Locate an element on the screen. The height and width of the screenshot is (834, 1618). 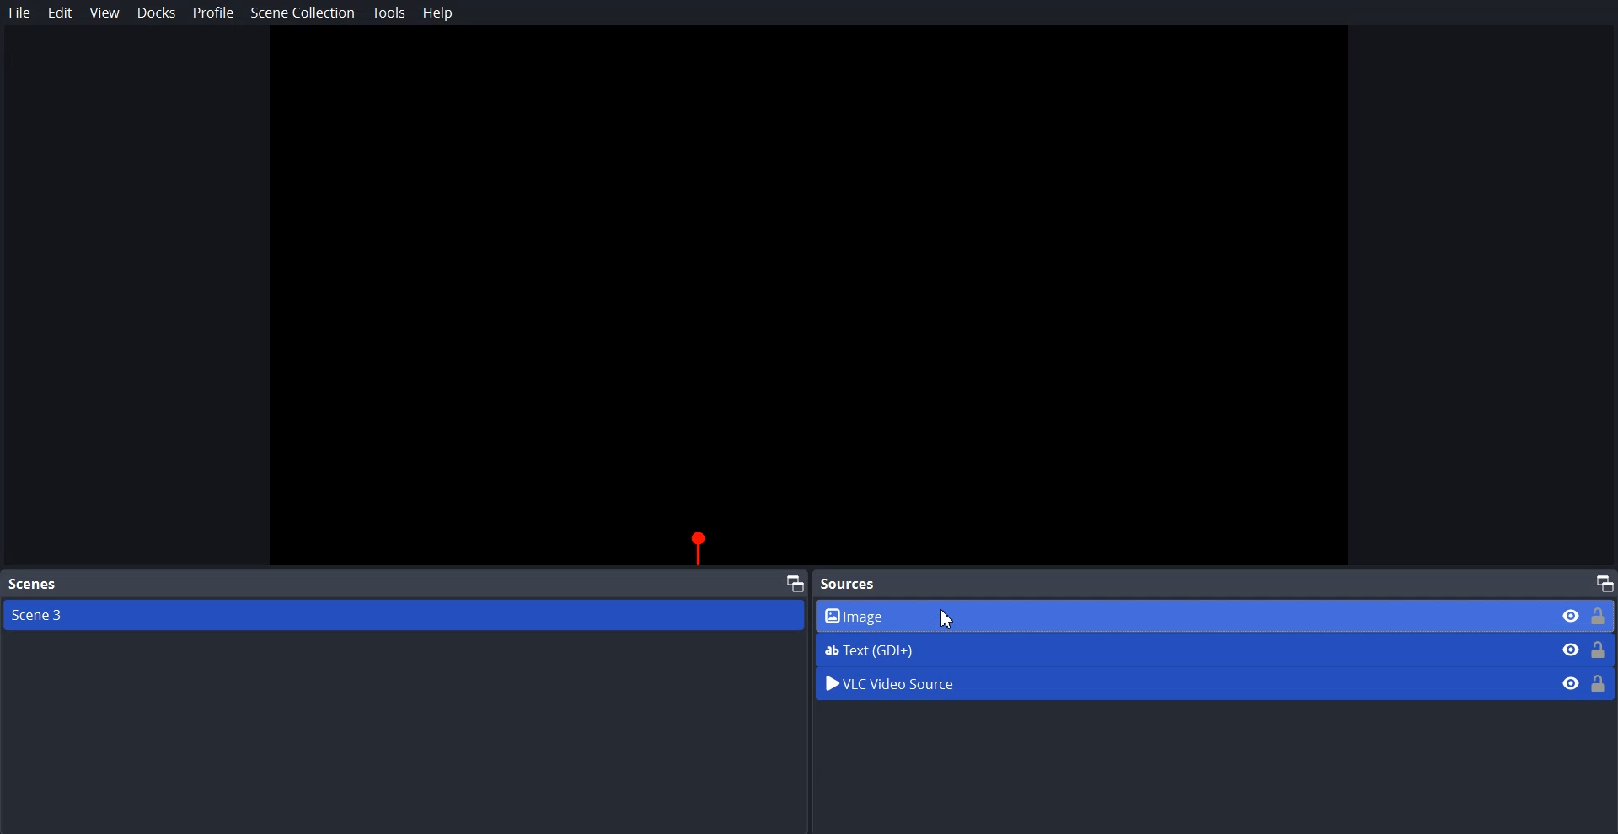
Docks is located at coordinates (157, 13).